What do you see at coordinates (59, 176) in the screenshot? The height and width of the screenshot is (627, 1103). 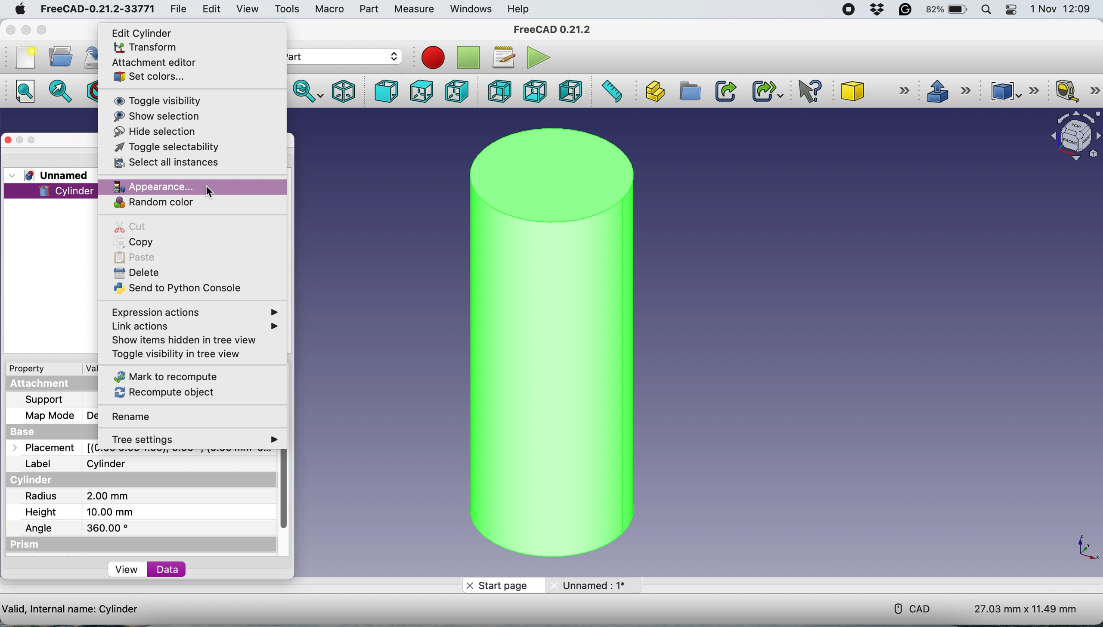 I see `unnamed` at bounding box center [59, 176].